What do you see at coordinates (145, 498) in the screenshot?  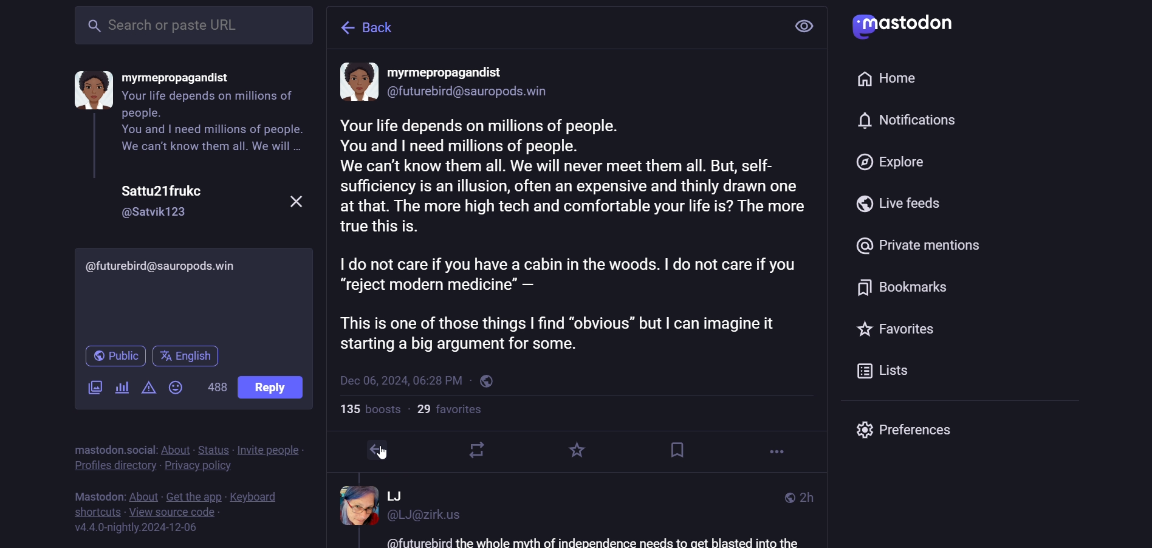 I see `about` at bounding box center [145, 498].